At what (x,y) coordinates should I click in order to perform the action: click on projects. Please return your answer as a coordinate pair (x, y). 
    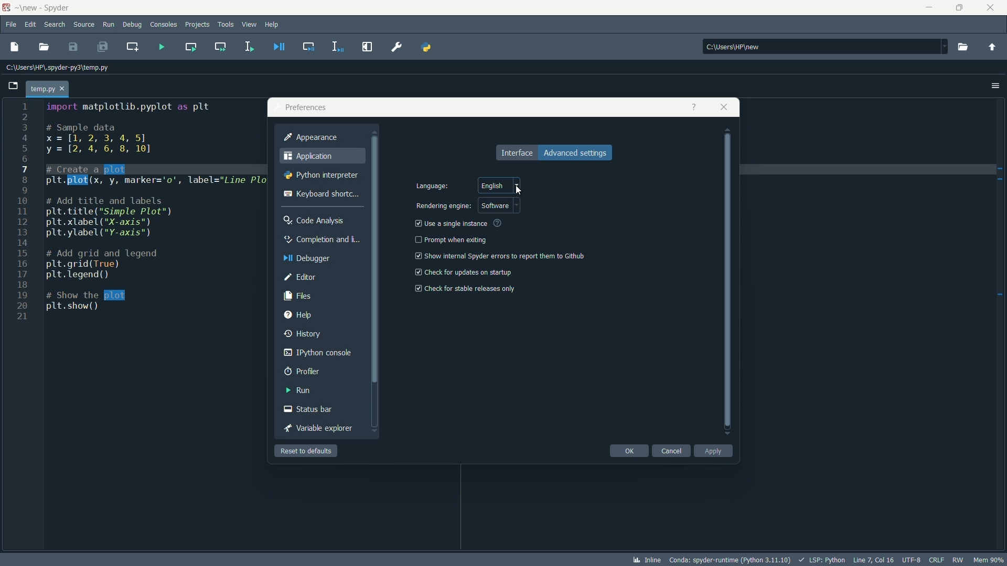
    Looking at the image, I should click on (199, 25).